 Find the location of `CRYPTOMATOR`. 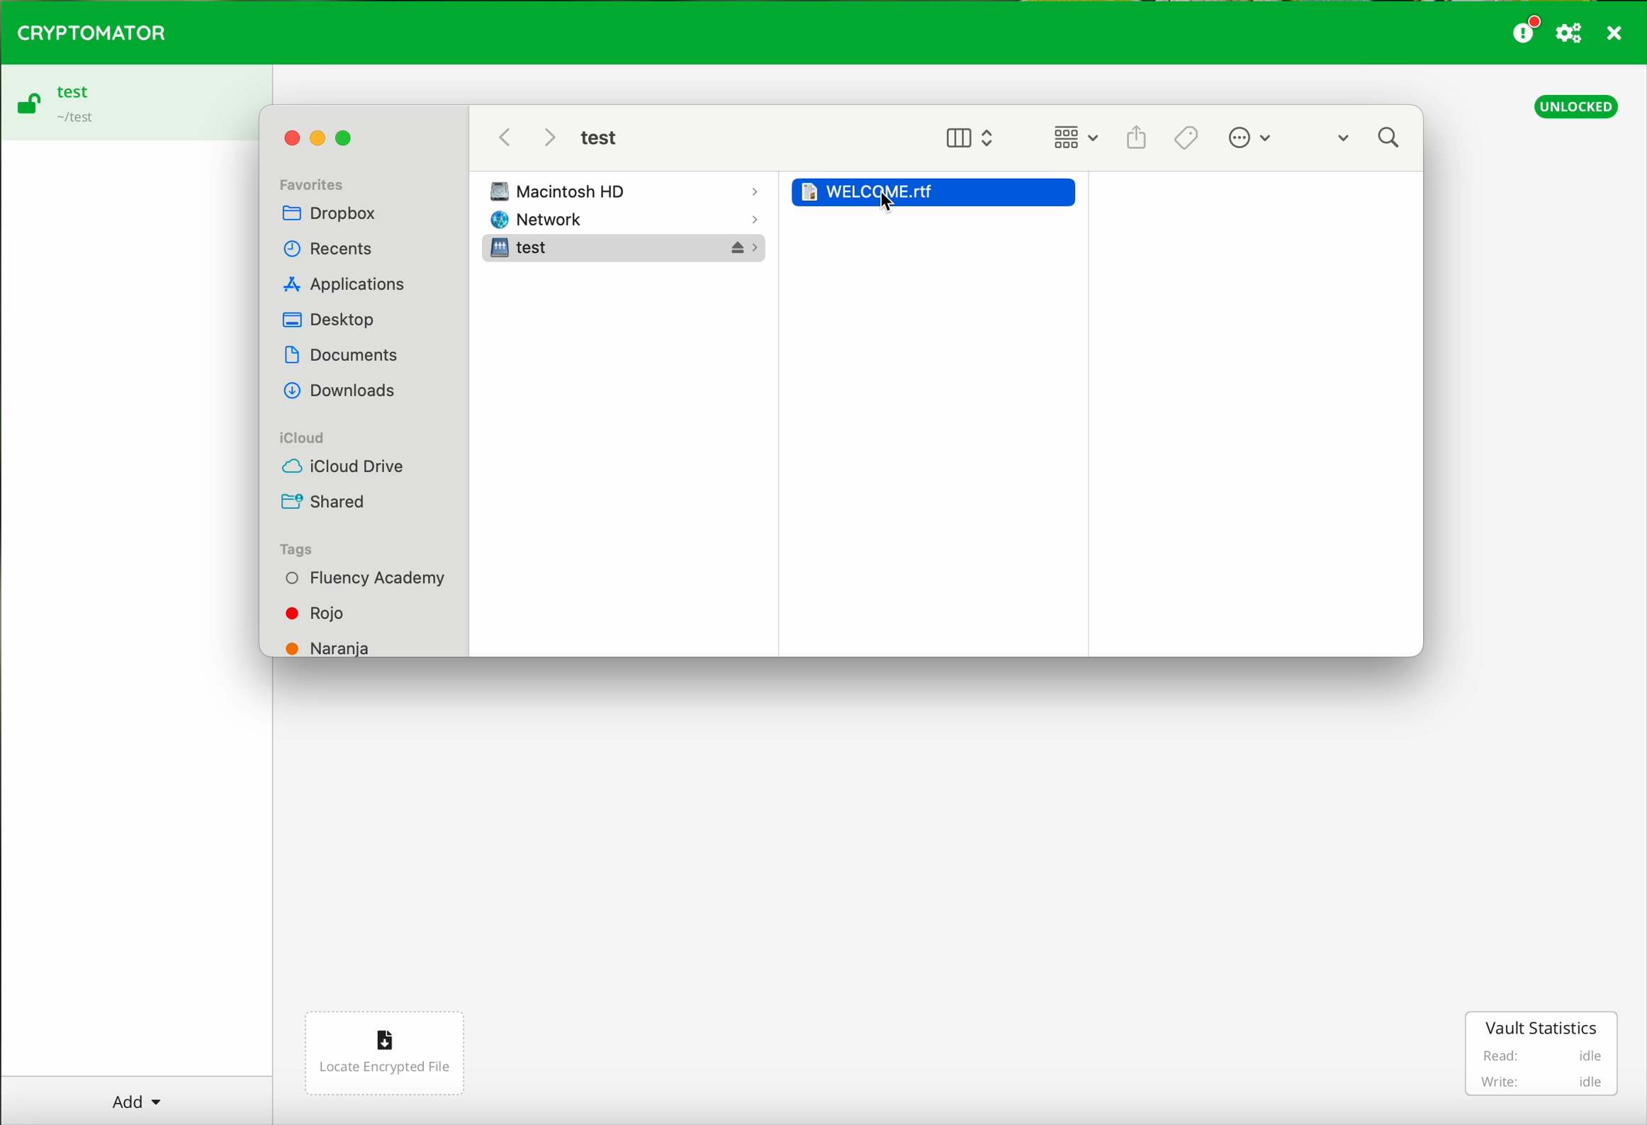

CRYPTOMATOR is located at coordinates (91, 30).